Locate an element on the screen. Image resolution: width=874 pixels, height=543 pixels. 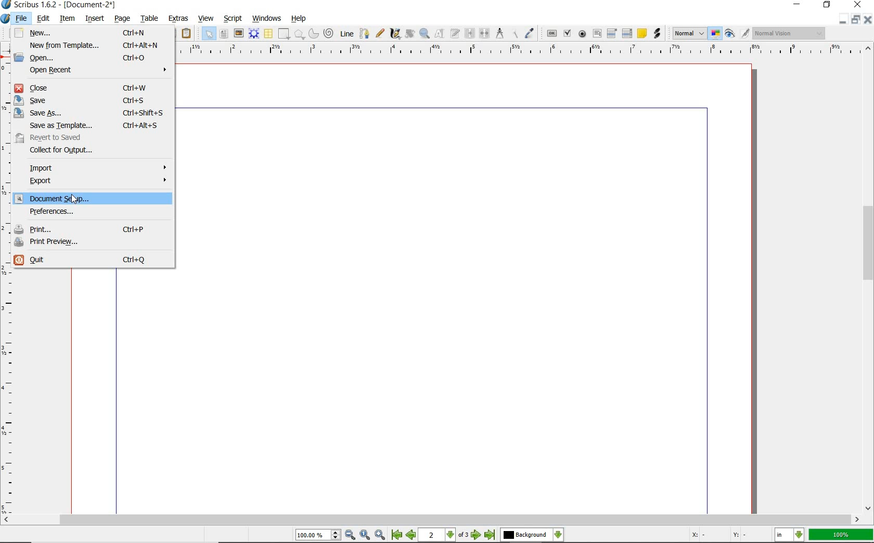
help is located at coordinates (299, 19).